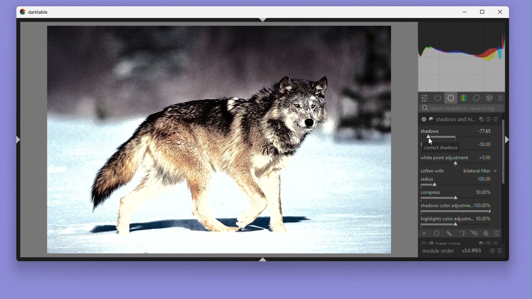 This screenshot has width=532, height=299. What do you see at coordinates (482, 243) in the screenshot?
I see `multiple instance actions` at bounding box center [482, 243].